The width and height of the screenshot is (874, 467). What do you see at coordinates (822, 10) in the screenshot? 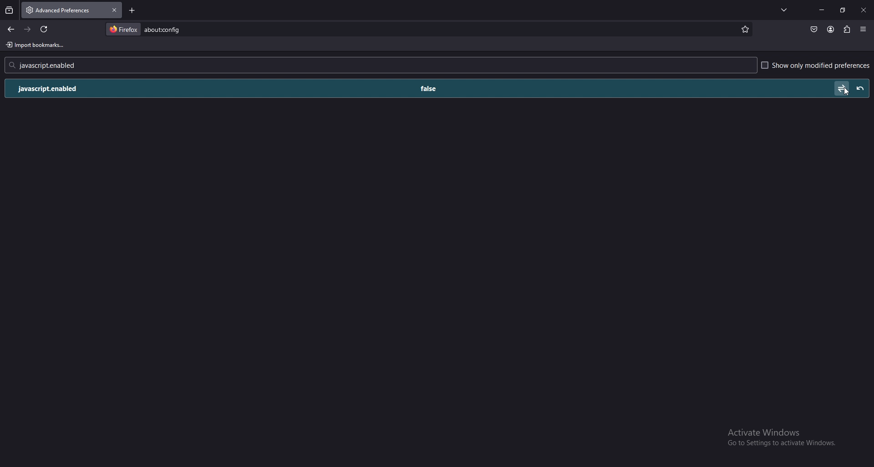
I see `minimize` at bounding box center [822, 10].